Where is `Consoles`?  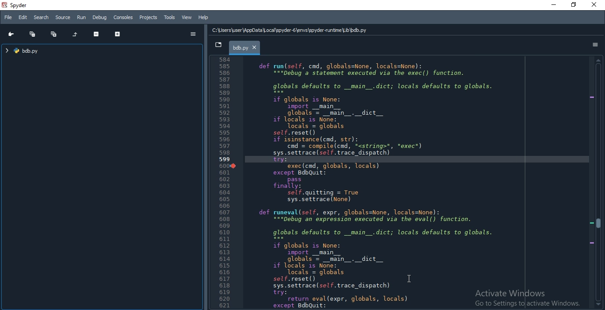 Consoles is located at coordinates (124, 17).